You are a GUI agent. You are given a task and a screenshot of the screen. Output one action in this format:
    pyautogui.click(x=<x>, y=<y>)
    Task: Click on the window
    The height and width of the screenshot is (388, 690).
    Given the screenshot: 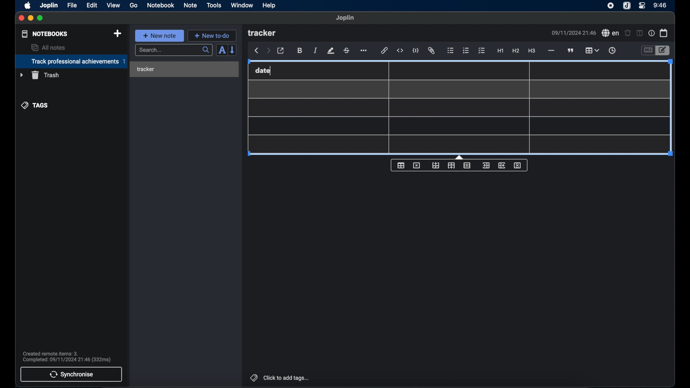 What is the action you would take?
    pyautogui.click(x=241, y=5)
    